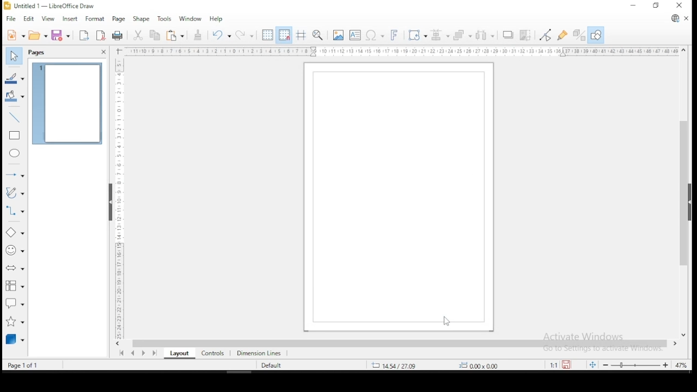  What do you see at coordinates (118, 35) in the screenshot?
I see `Print` at bounding box center [118, 35].